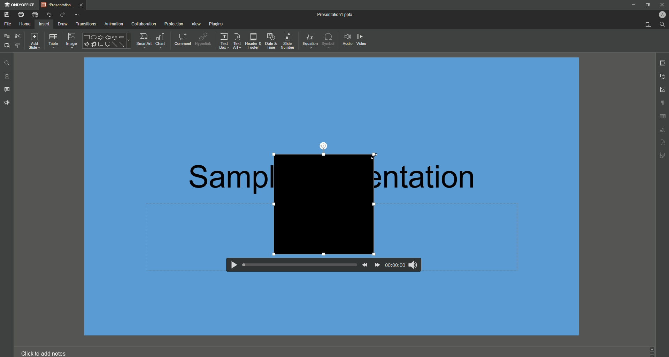 Image resolution: width=669 pixels, height=357 pixels. Describe the element at coordinates (20, 4) in the screenshot. I see `ONLYOFFICE` at that location.